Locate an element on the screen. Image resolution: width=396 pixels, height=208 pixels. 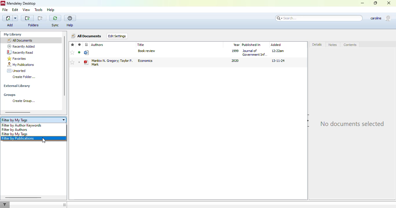
year is located at coordinates (236, 45).